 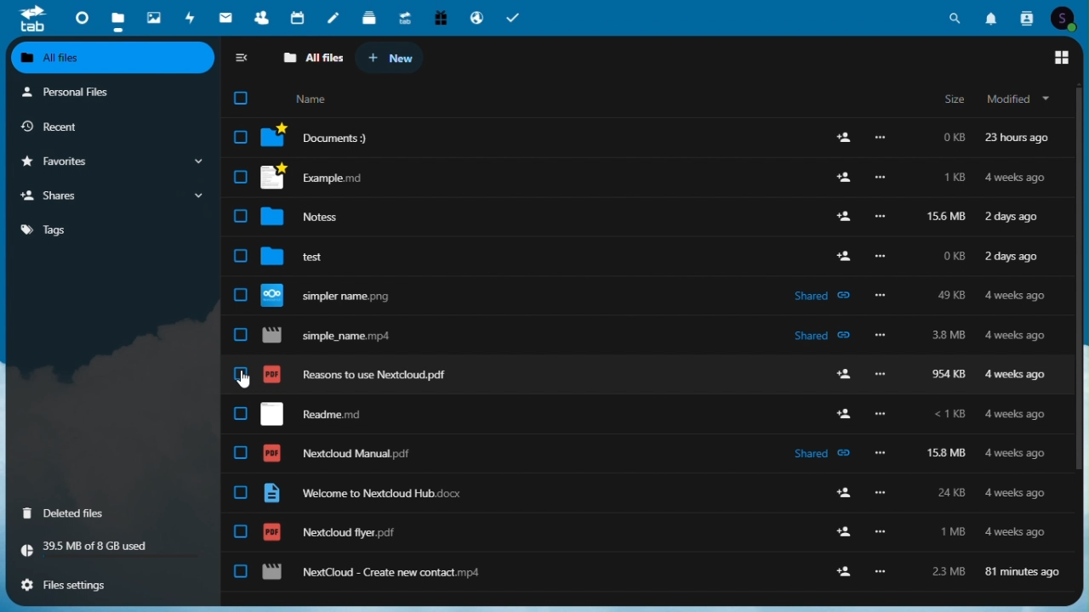 What do you see at coordinates (111, 162) in the screenshot?
I see `favourites` at bounding box center [111, 162].